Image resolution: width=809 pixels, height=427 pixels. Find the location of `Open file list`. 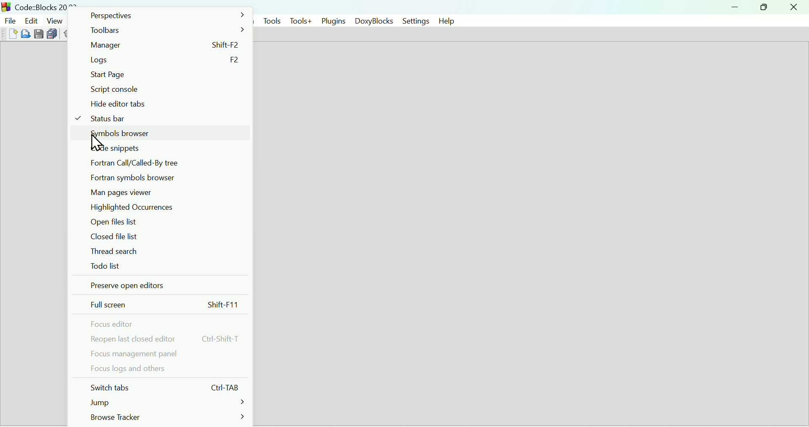

Open file list is located at coordinates (164, 222).